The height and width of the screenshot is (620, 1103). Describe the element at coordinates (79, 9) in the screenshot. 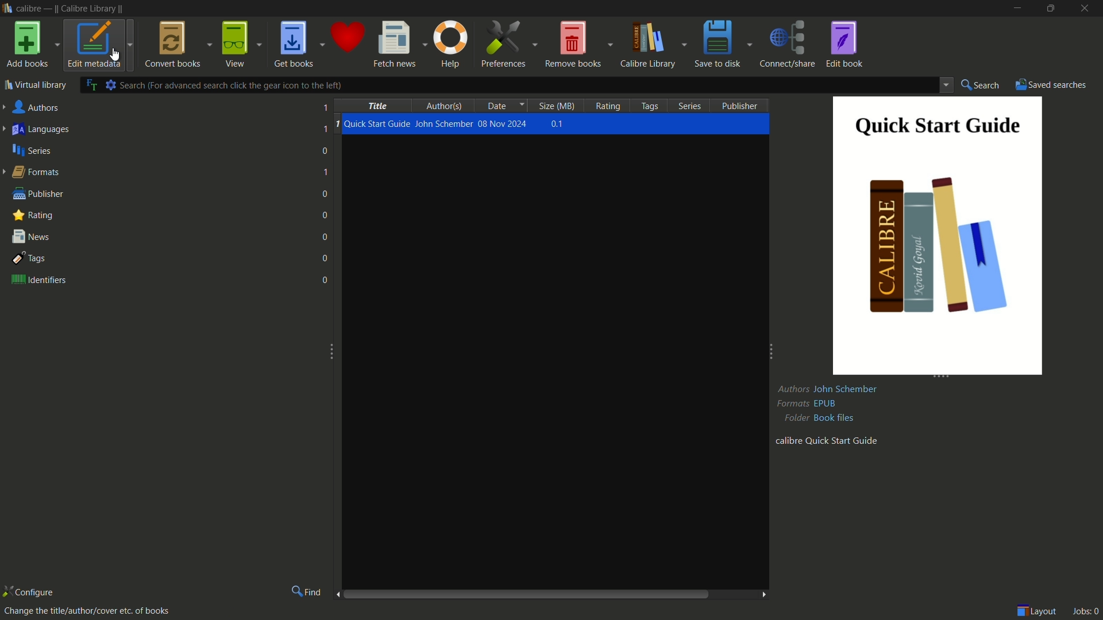

I see `calibre - || Calibre Library||` at that location.